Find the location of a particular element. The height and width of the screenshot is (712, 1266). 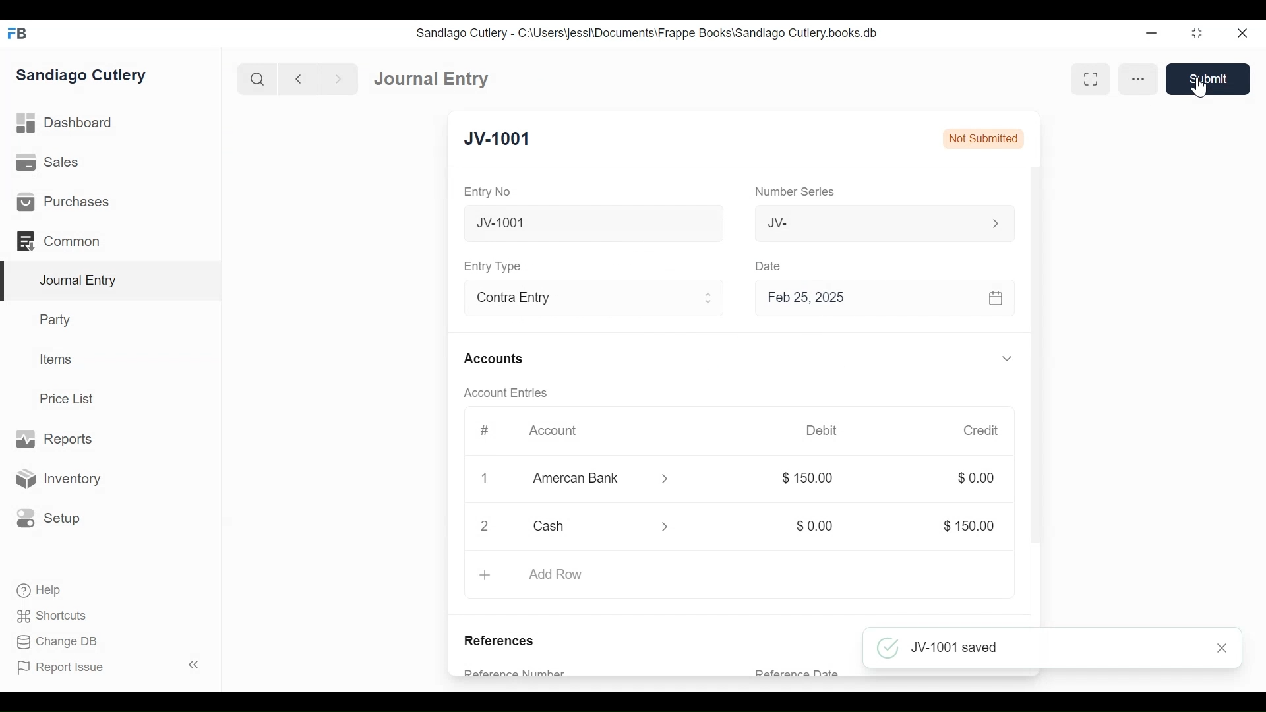

Expand is located at coordinates (673, 529).